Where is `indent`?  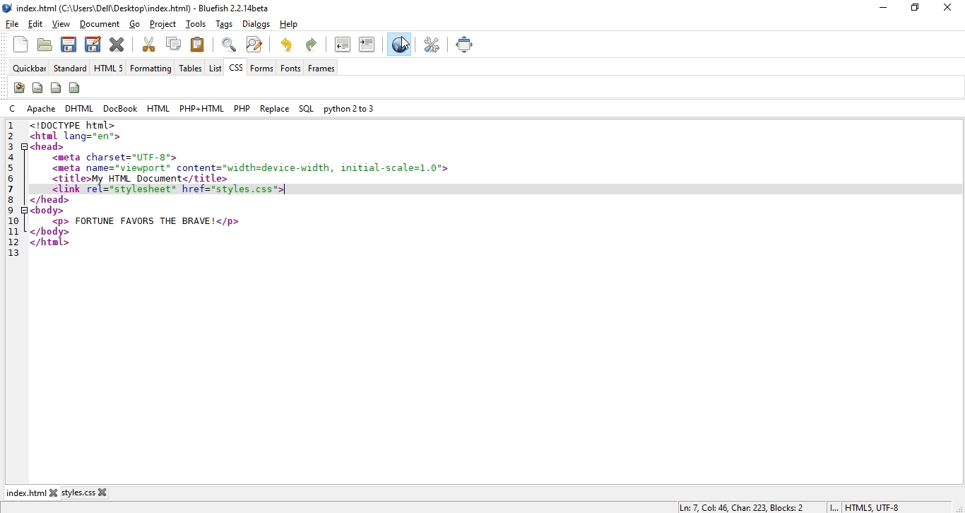
indent is located at coordinates (367, 44).